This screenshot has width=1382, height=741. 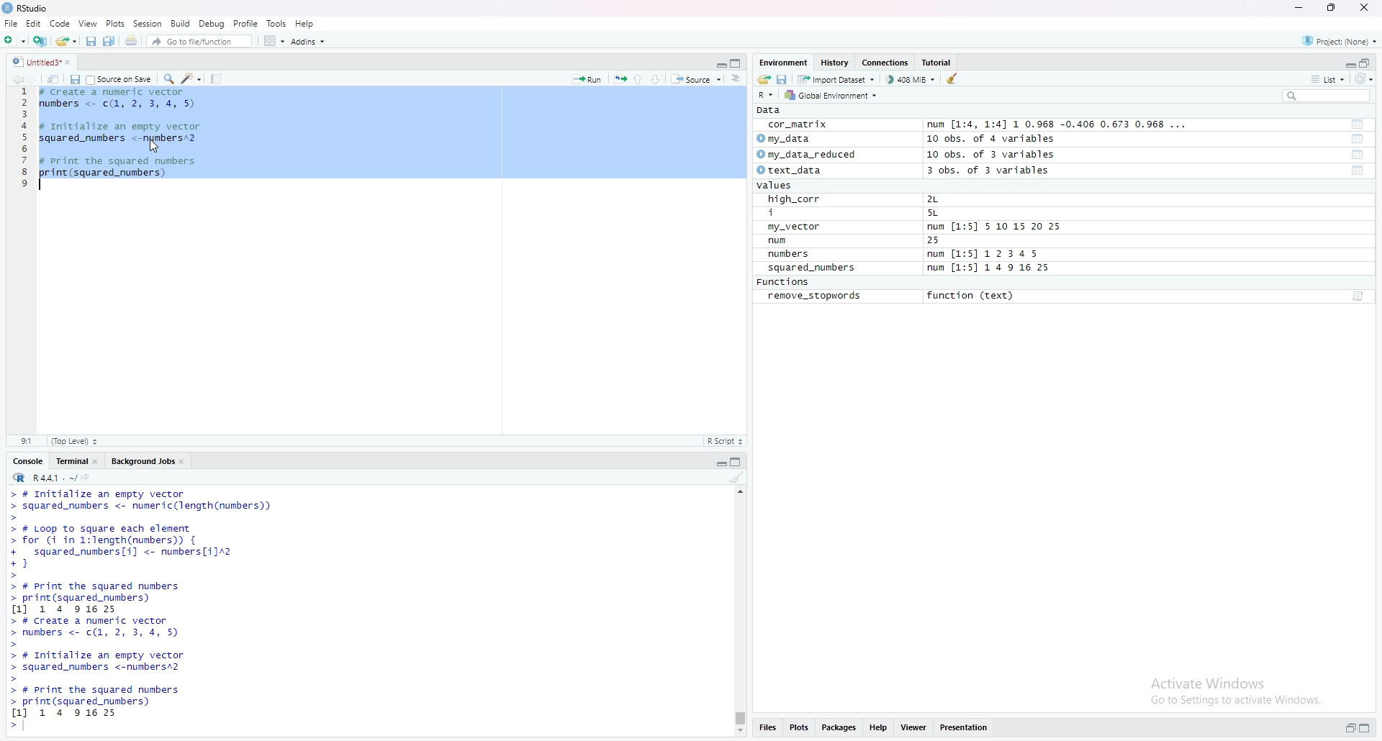 What do you see at coordinates (764, 78) in the screenshot?
I see `Load Workspace` at bounding box center [764, 78].